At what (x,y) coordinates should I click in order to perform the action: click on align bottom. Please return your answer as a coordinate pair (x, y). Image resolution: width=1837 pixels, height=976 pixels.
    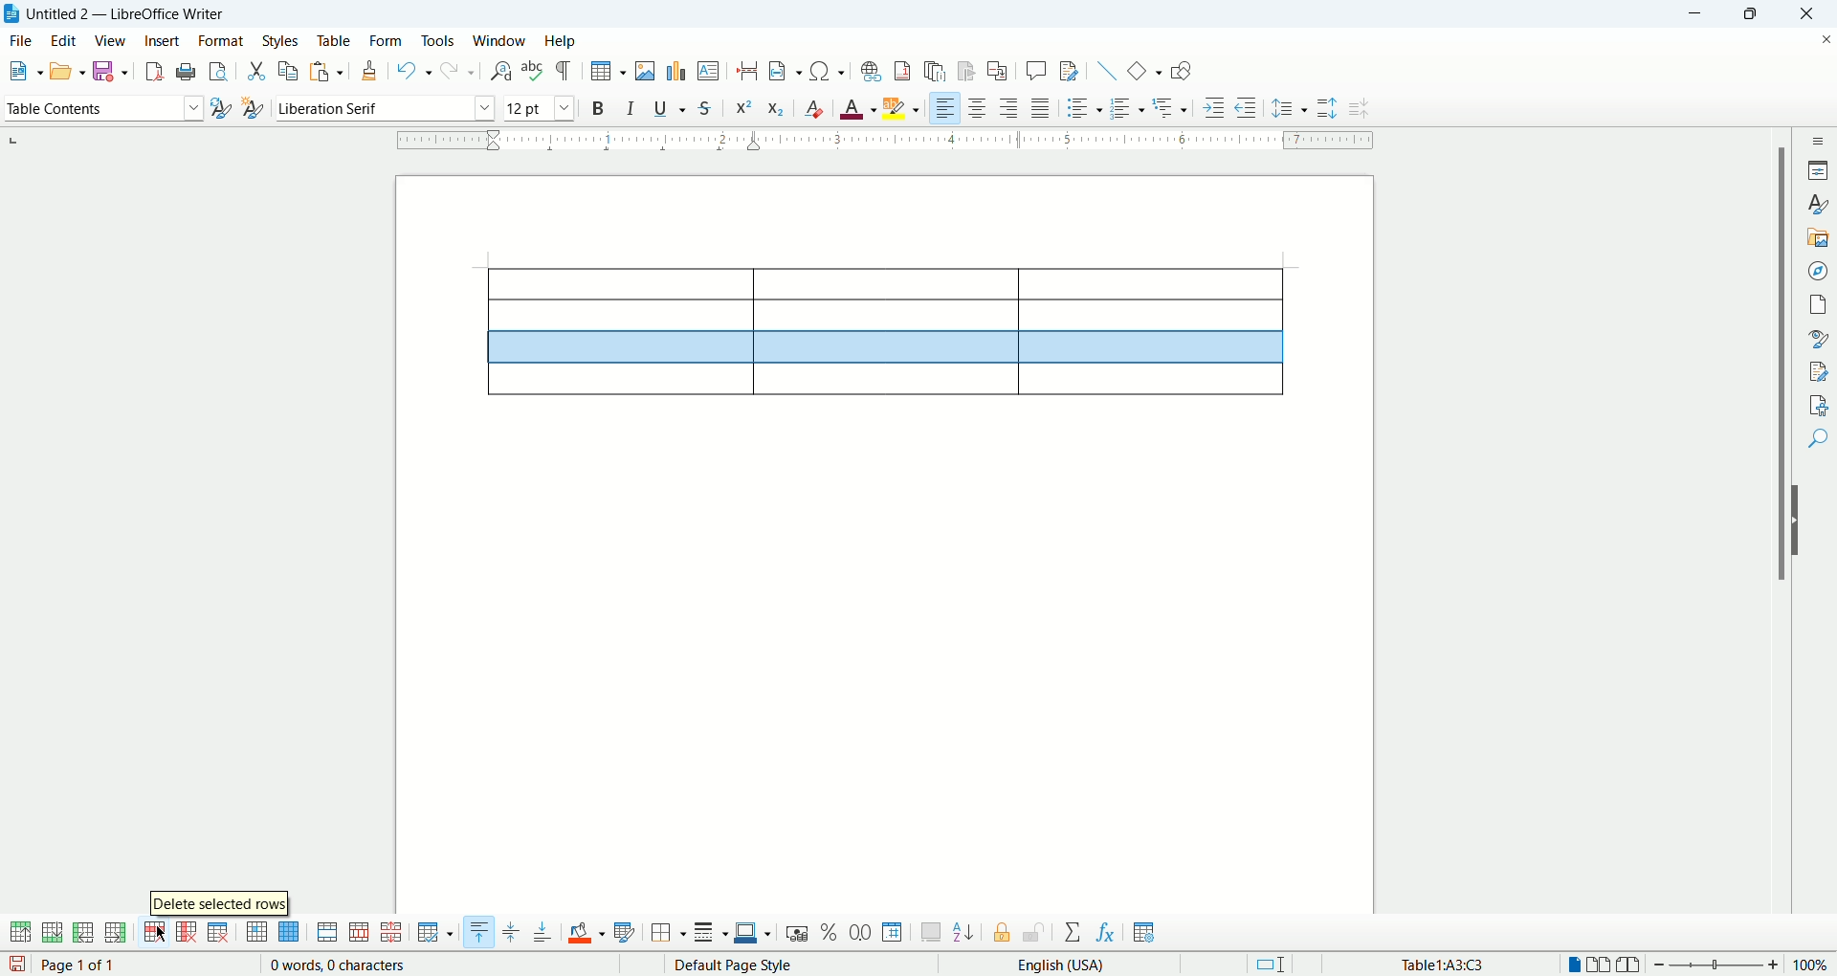
    Looking at the image, I should click on (544, 935).